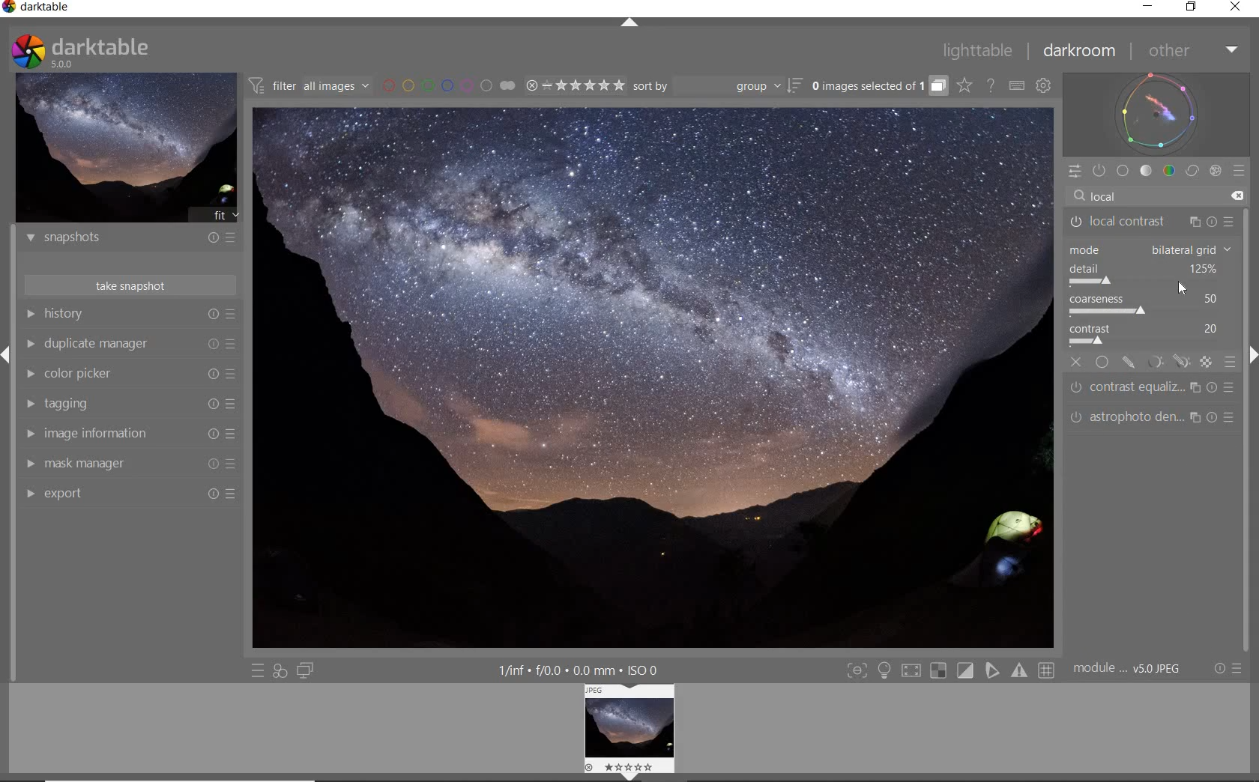 The image size is (1259, 782). What do you see at coordinates (1077, 362) in the screenshot?
I see `off` at bounding box center [1077, 362].